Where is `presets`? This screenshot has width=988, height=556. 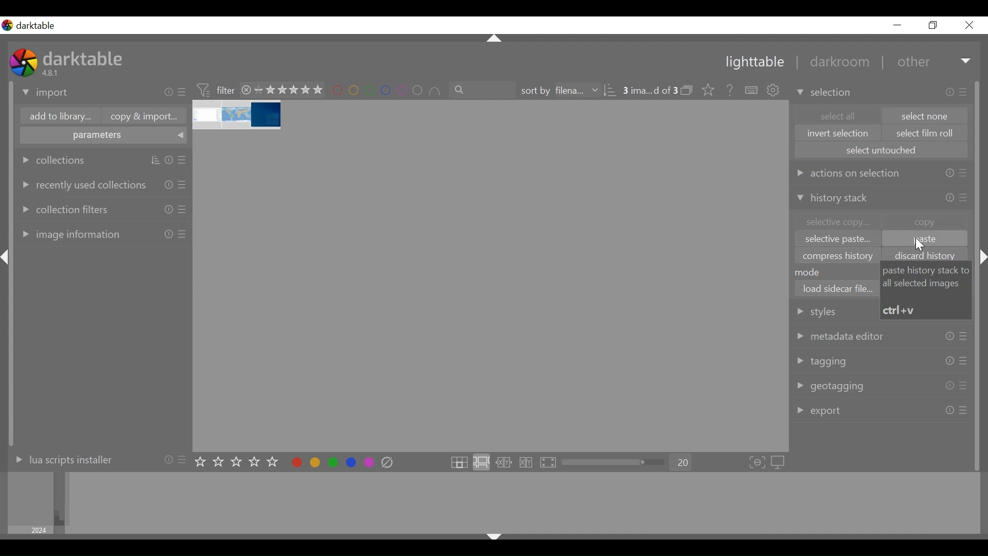 presets is located at coordinates (184, 161).